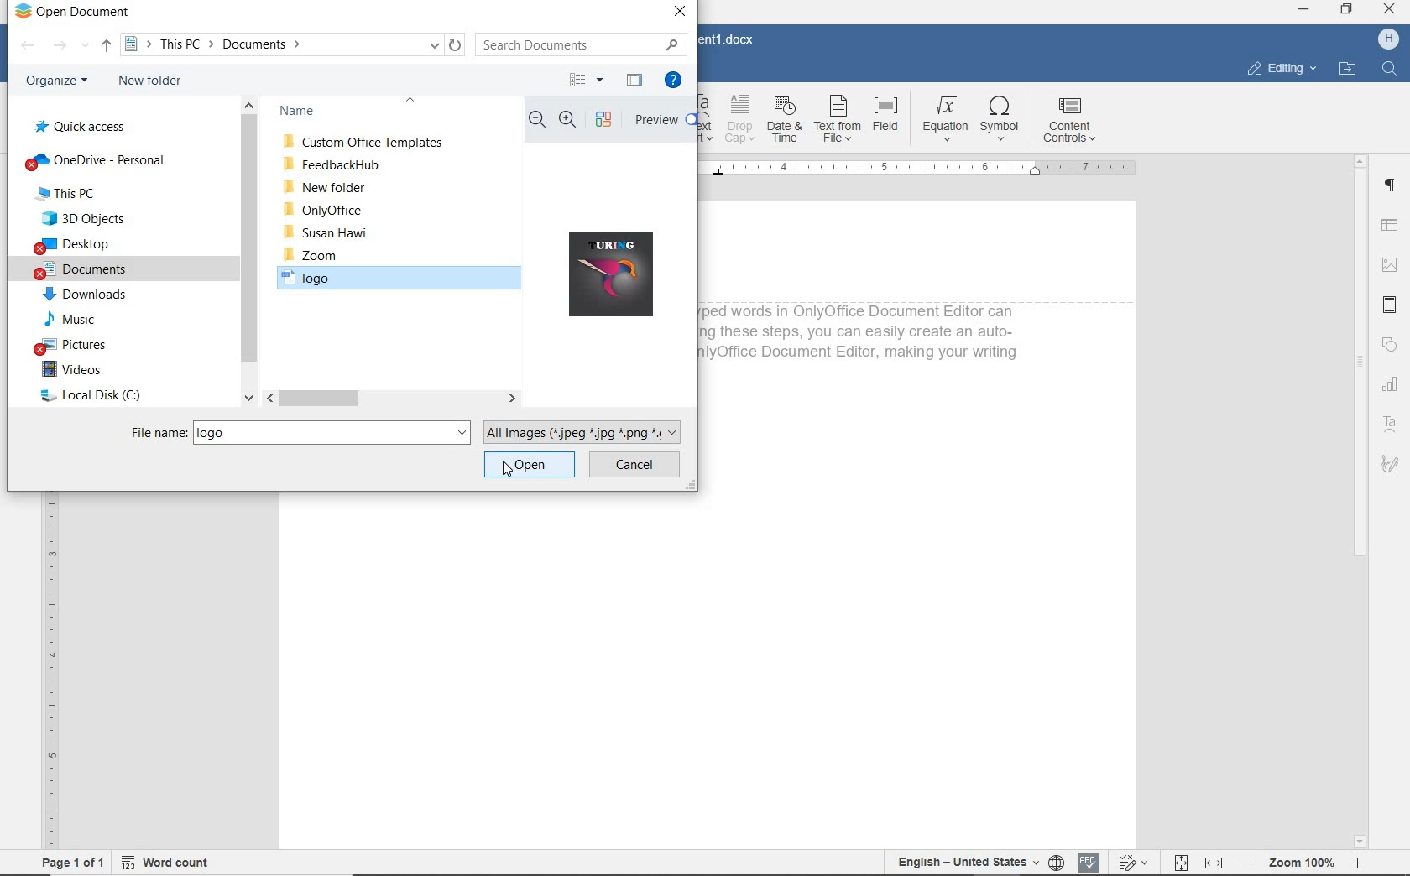 Image resolution: width=1410 pixels, height=876 pixels. What do you see at coordinates (333, 233) in the screenshot?
I see `Susan Hawi` at bounding box center [333, 233].